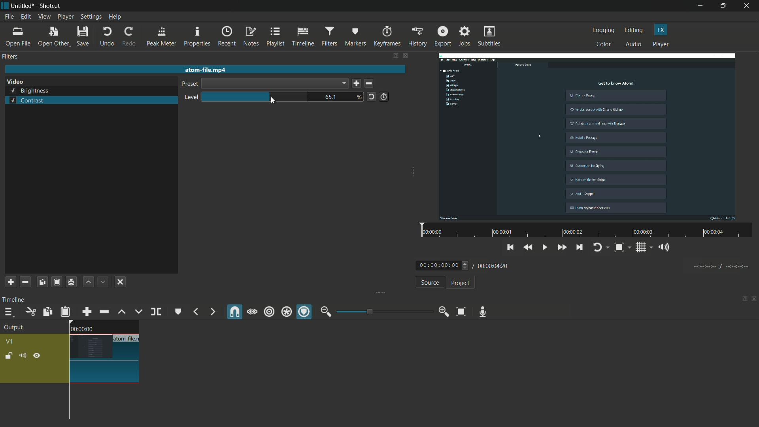  Describe the element at coordinates (42, 282) in the screenshot. I see `copy filters` at that location.